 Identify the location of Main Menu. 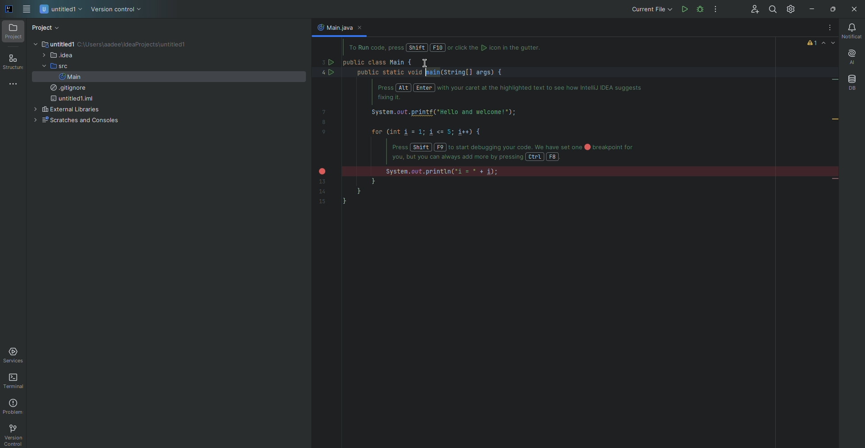
(27, 9).